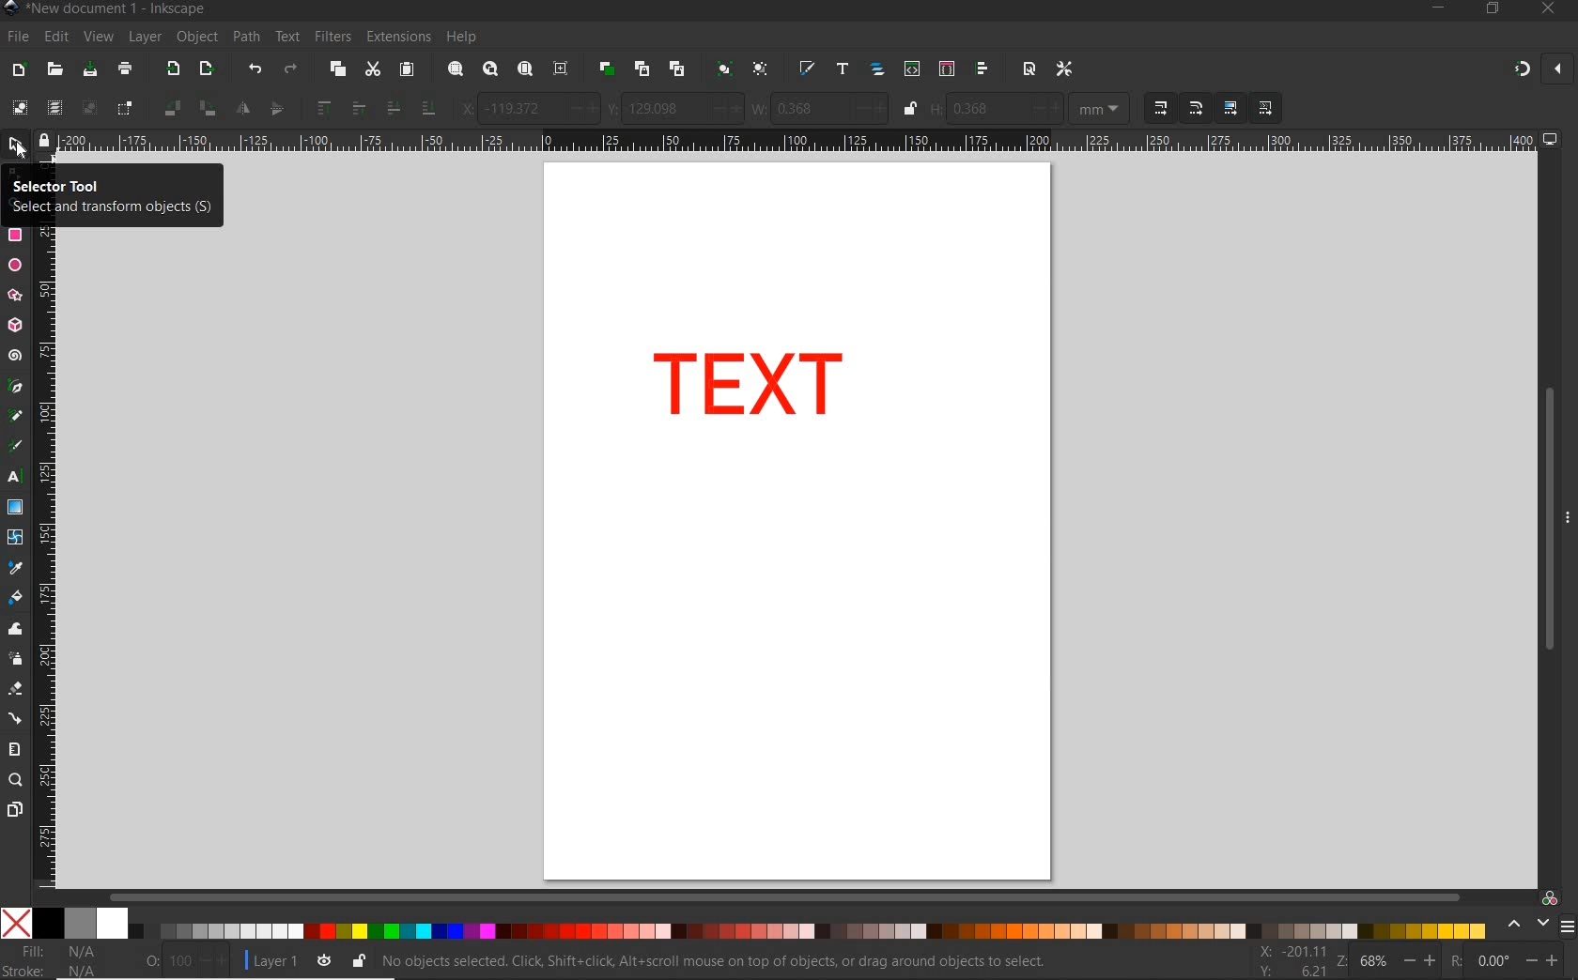 The image size is (1578, 980). What do you see at coordinates (125, 71) in the screenshot?
I see `PAINT` at bounding box center [125, 71].